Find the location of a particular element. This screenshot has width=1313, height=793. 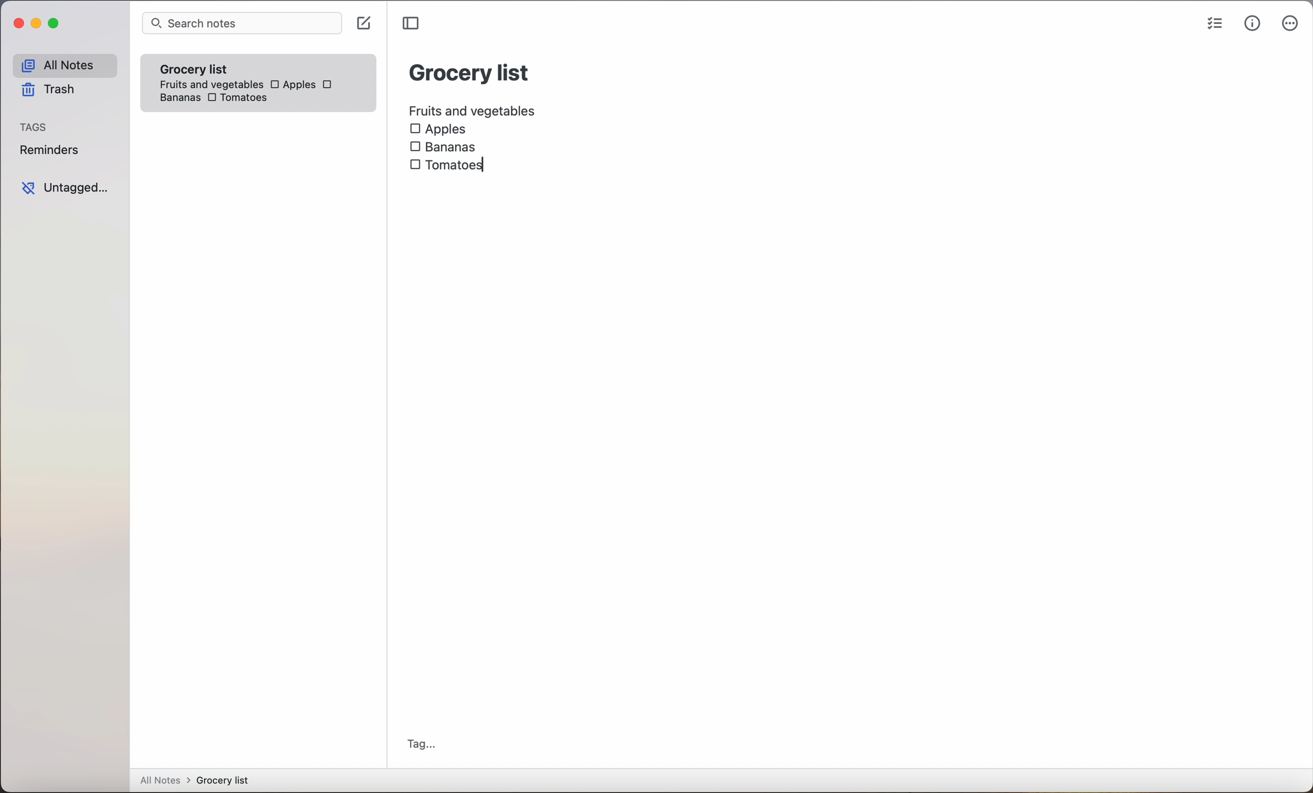

checklist is located at coordinates (1213, 25).